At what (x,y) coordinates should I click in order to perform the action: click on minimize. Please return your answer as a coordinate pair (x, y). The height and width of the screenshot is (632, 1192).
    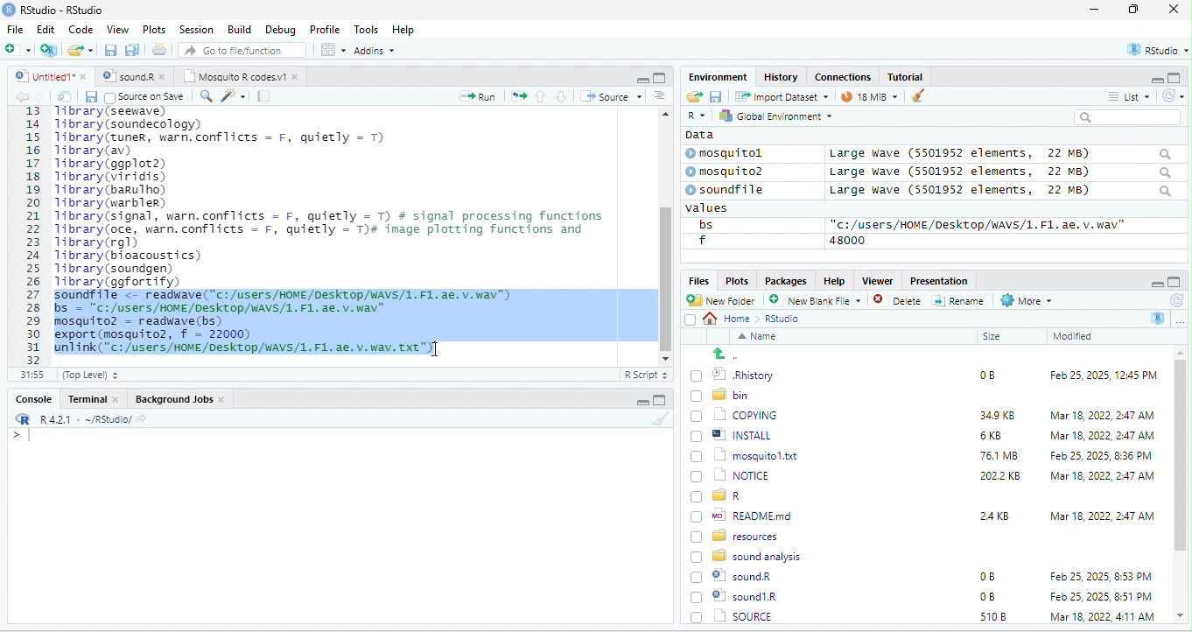
    Looking at the image, I should click on (1155, 283).